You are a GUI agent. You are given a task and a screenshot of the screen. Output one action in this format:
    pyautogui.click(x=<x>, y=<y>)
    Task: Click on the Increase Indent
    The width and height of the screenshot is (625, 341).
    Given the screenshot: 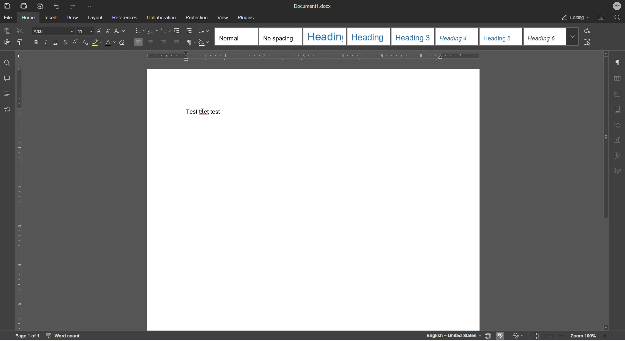 What is the action you would take?
    pyautogui.click(x=189, y=31)
    